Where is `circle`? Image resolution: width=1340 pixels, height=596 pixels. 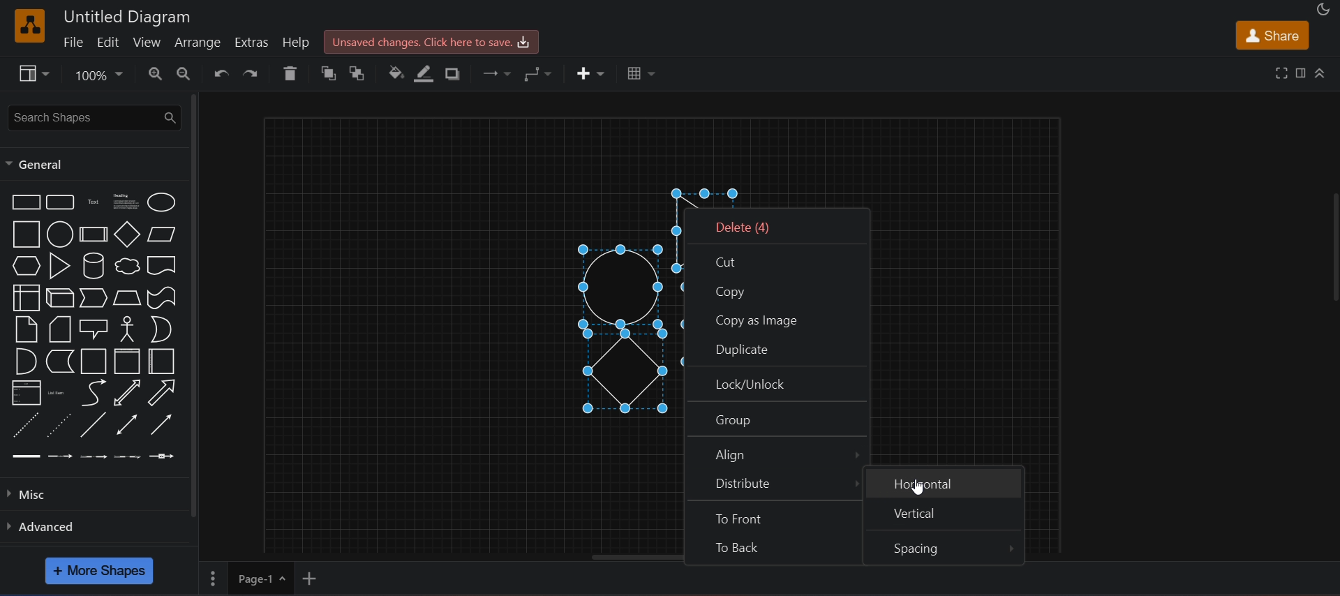
circle is located at coordinates (59, 234).